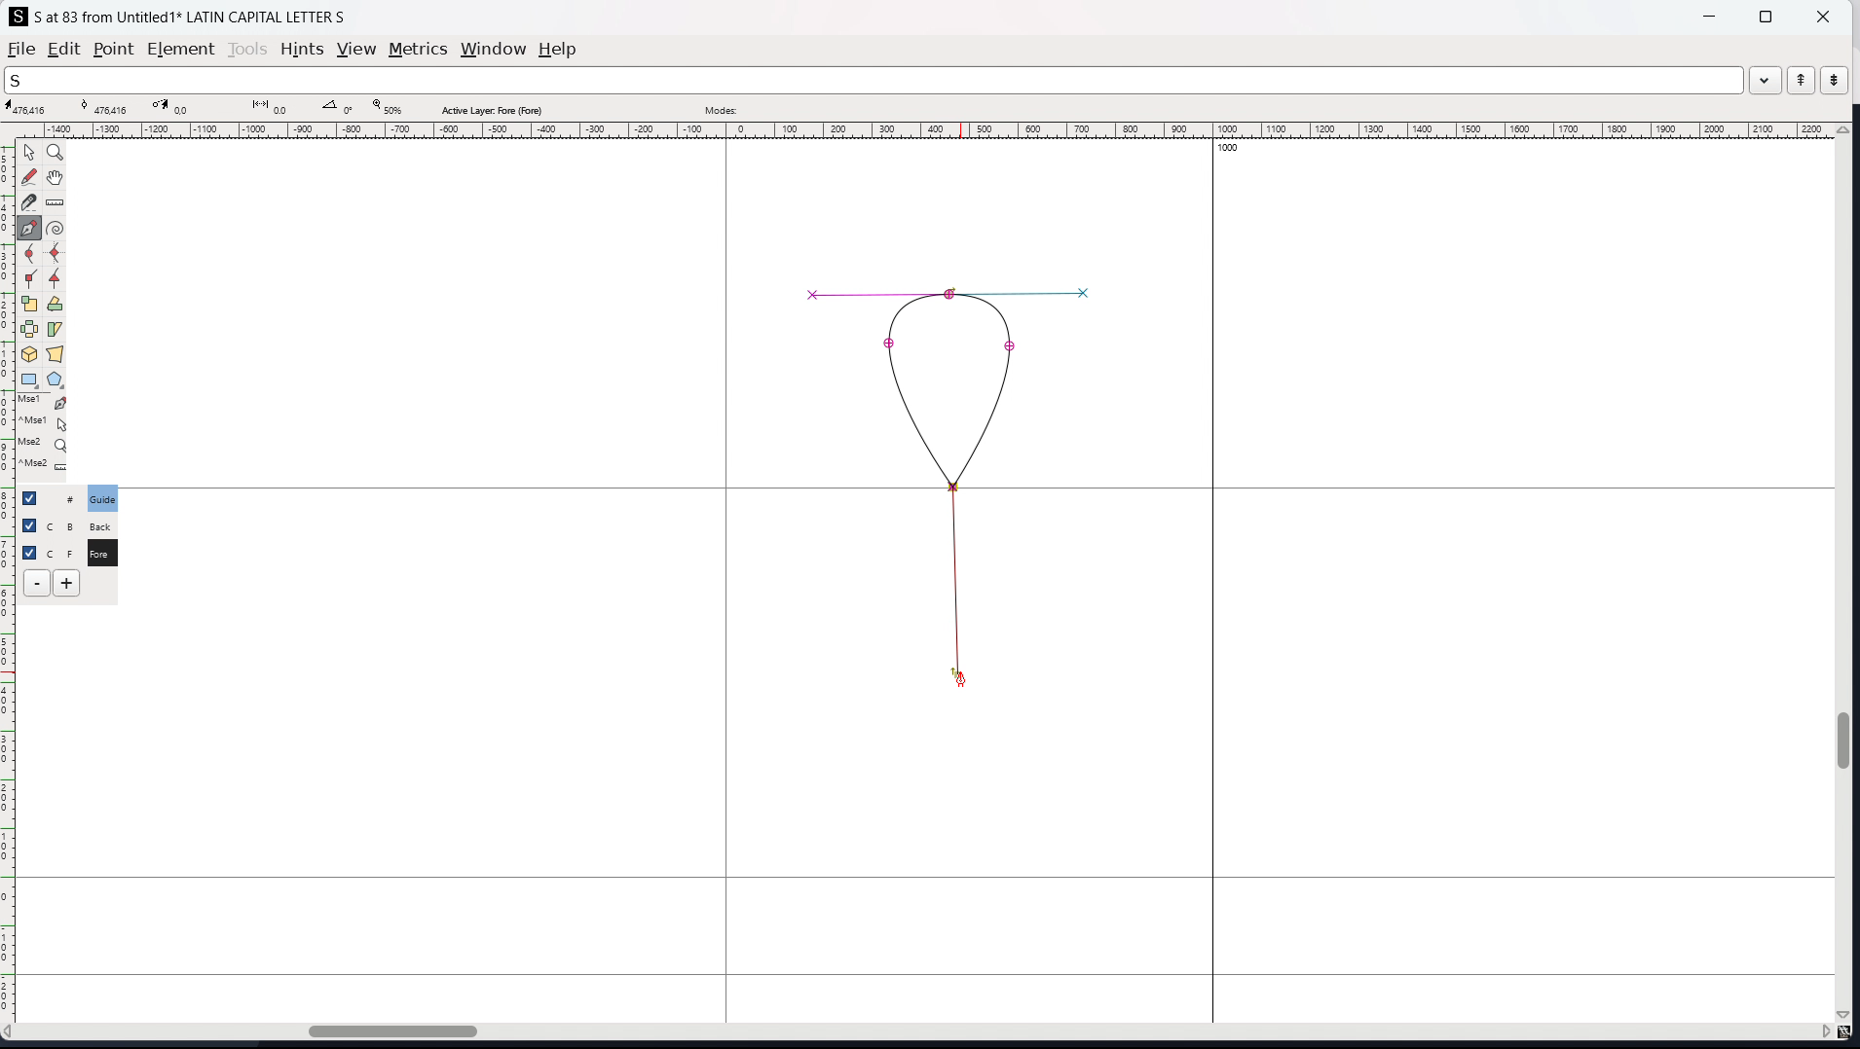 The image size is (1860, 1049). Describe the element at coordinates (35, 497) in the screenshot. I see `checkbox` at that location.